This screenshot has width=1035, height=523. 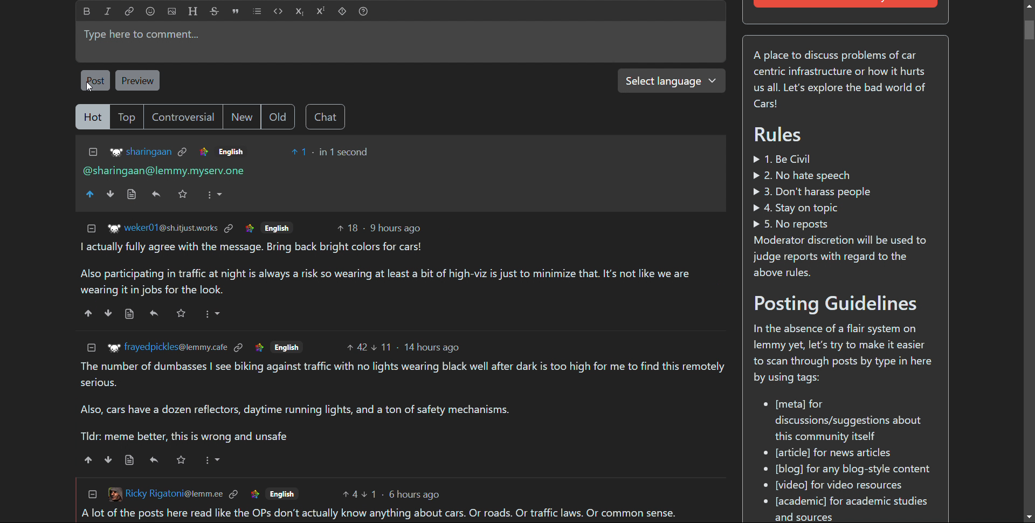 What do you see at coordinates (278, 11) in the screenshot?
I see `code` at bounding box center [278, 11].